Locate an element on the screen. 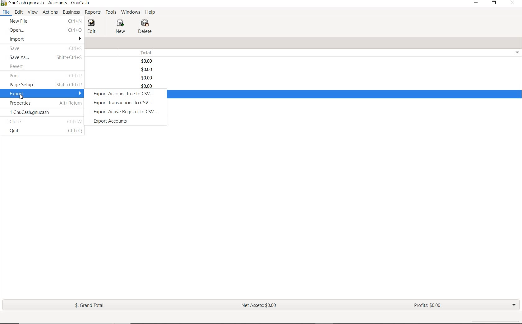 The image size is (522, 324). Ctrl+O is located at coordinates (75, 30).